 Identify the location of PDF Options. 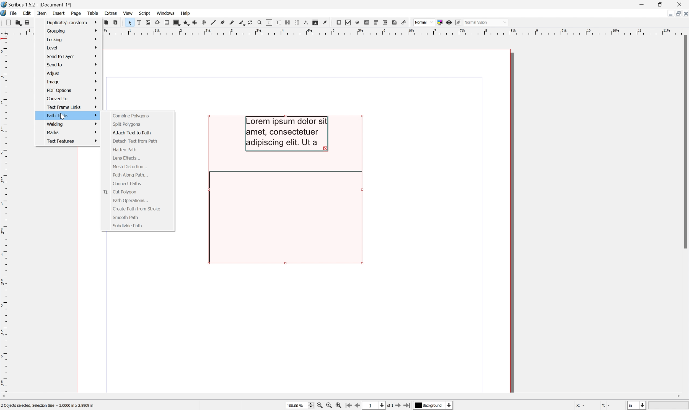
(71, 90).